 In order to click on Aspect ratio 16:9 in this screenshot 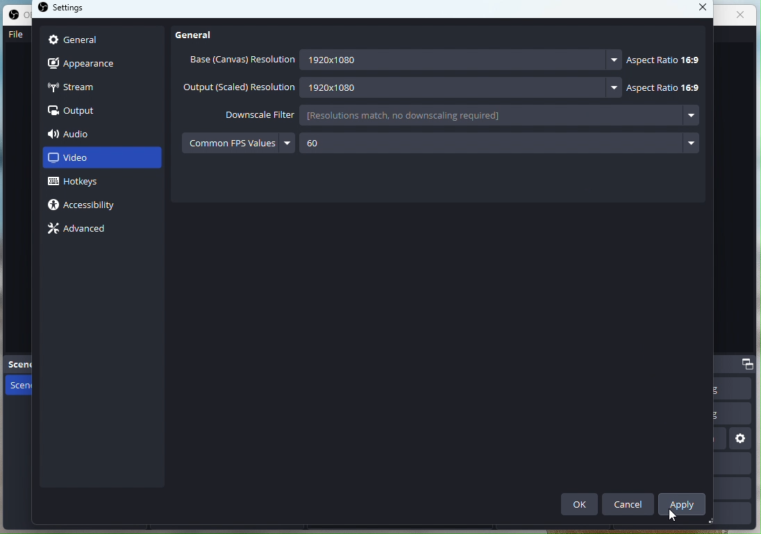, I will do `click(664, 87)`.